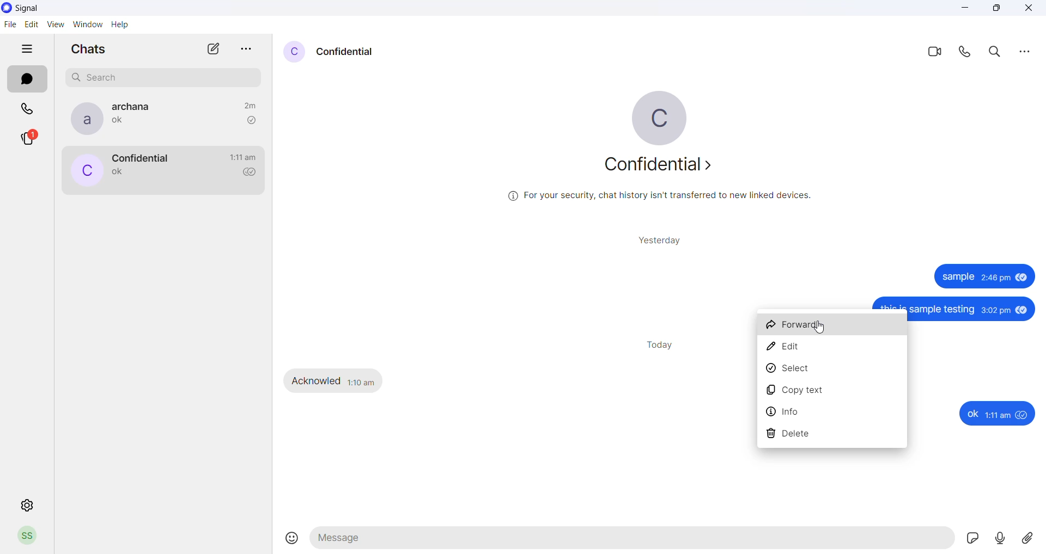 Image resolution: width=1046 pixels, height=554 pixels. What do you see at coordinates (123, 26) in the screenshot?
I see `help` at bounding box center [123, 26].